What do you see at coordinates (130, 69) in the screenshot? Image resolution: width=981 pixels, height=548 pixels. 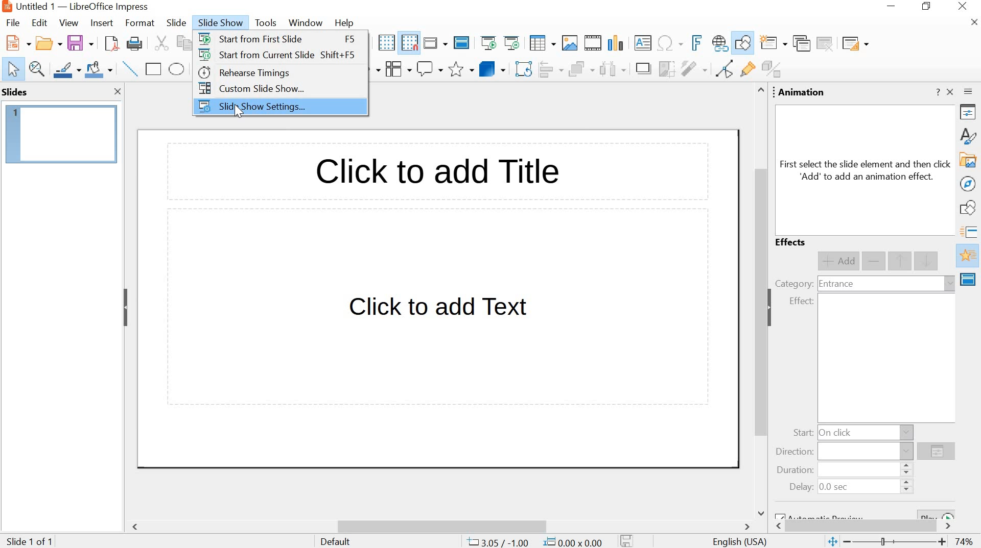 I see `insert line` at bounding box center [130, 69].